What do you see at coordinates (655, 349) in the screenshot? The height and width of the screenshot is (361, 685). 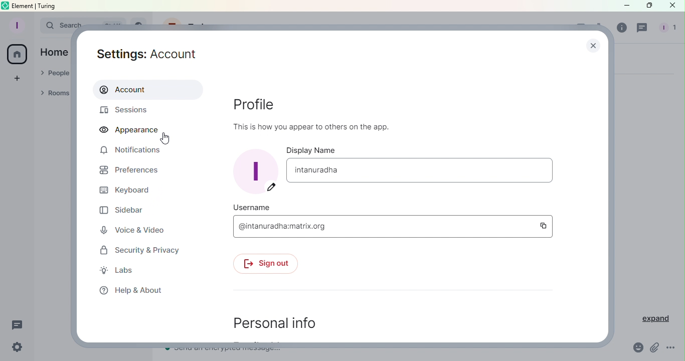 I see `Attachment` at bounding box center [655, 349].